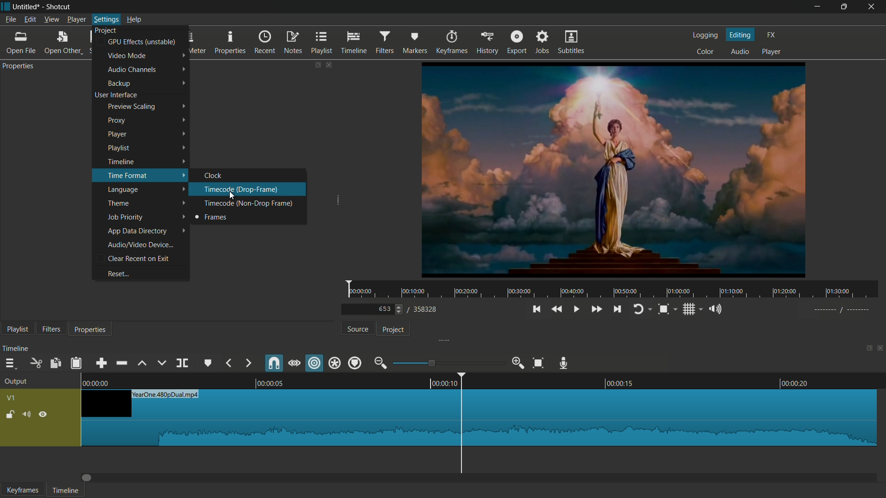 The width and height of the screenshot is (886, 498). Describe the element at coordinates (448, 362) in the screenshot. I see `adjustment bar` at that location.